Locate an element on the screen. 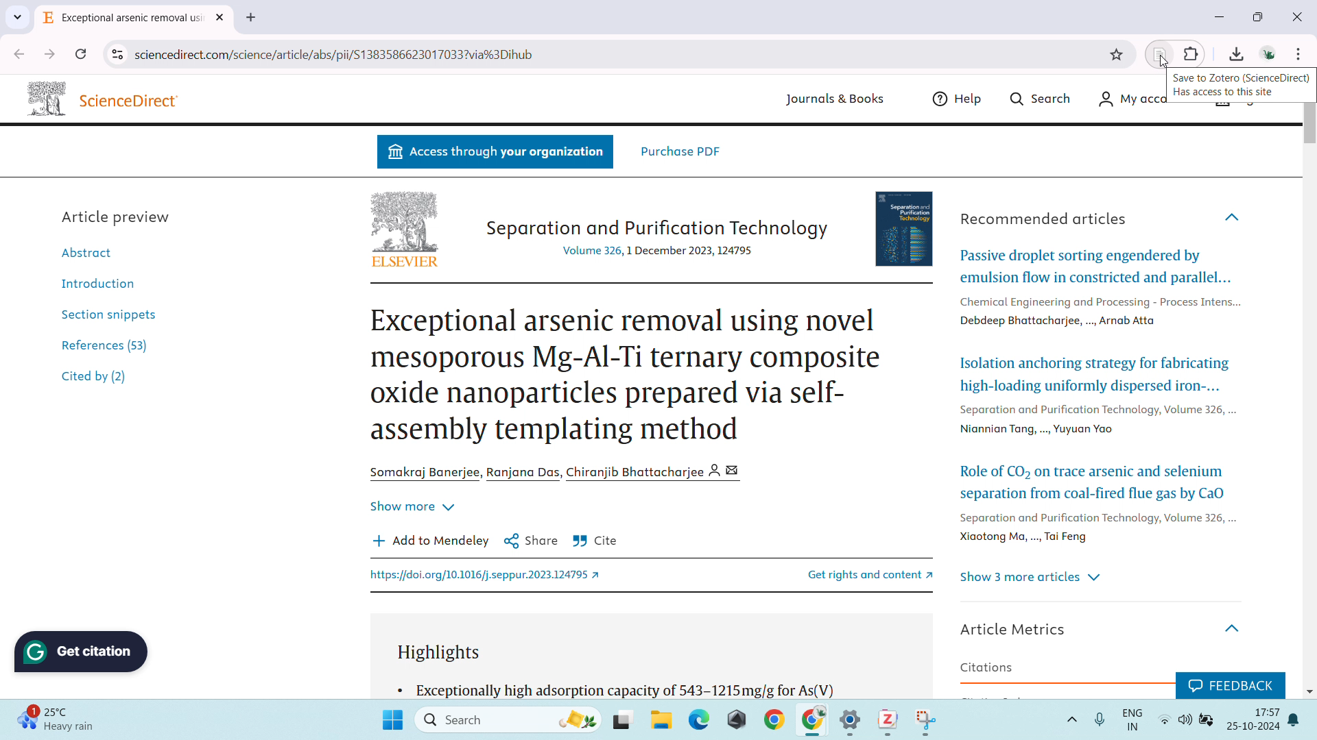 Image resolution: width=1317 pixels, height=740 pixels. Separation and Purification Technology, Volume 326, ...
Xiaotong Ma, ..., Tai Feng is located at coordinates (1095, 529).